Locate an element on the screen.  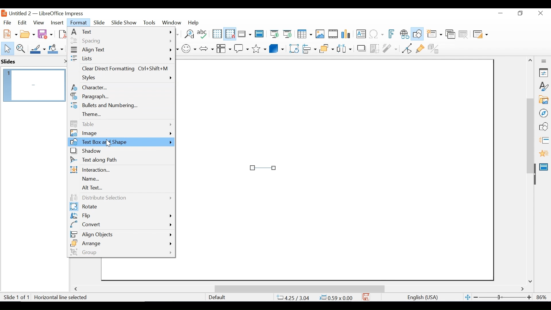
Insert Image is located at coordinates (320, 34).